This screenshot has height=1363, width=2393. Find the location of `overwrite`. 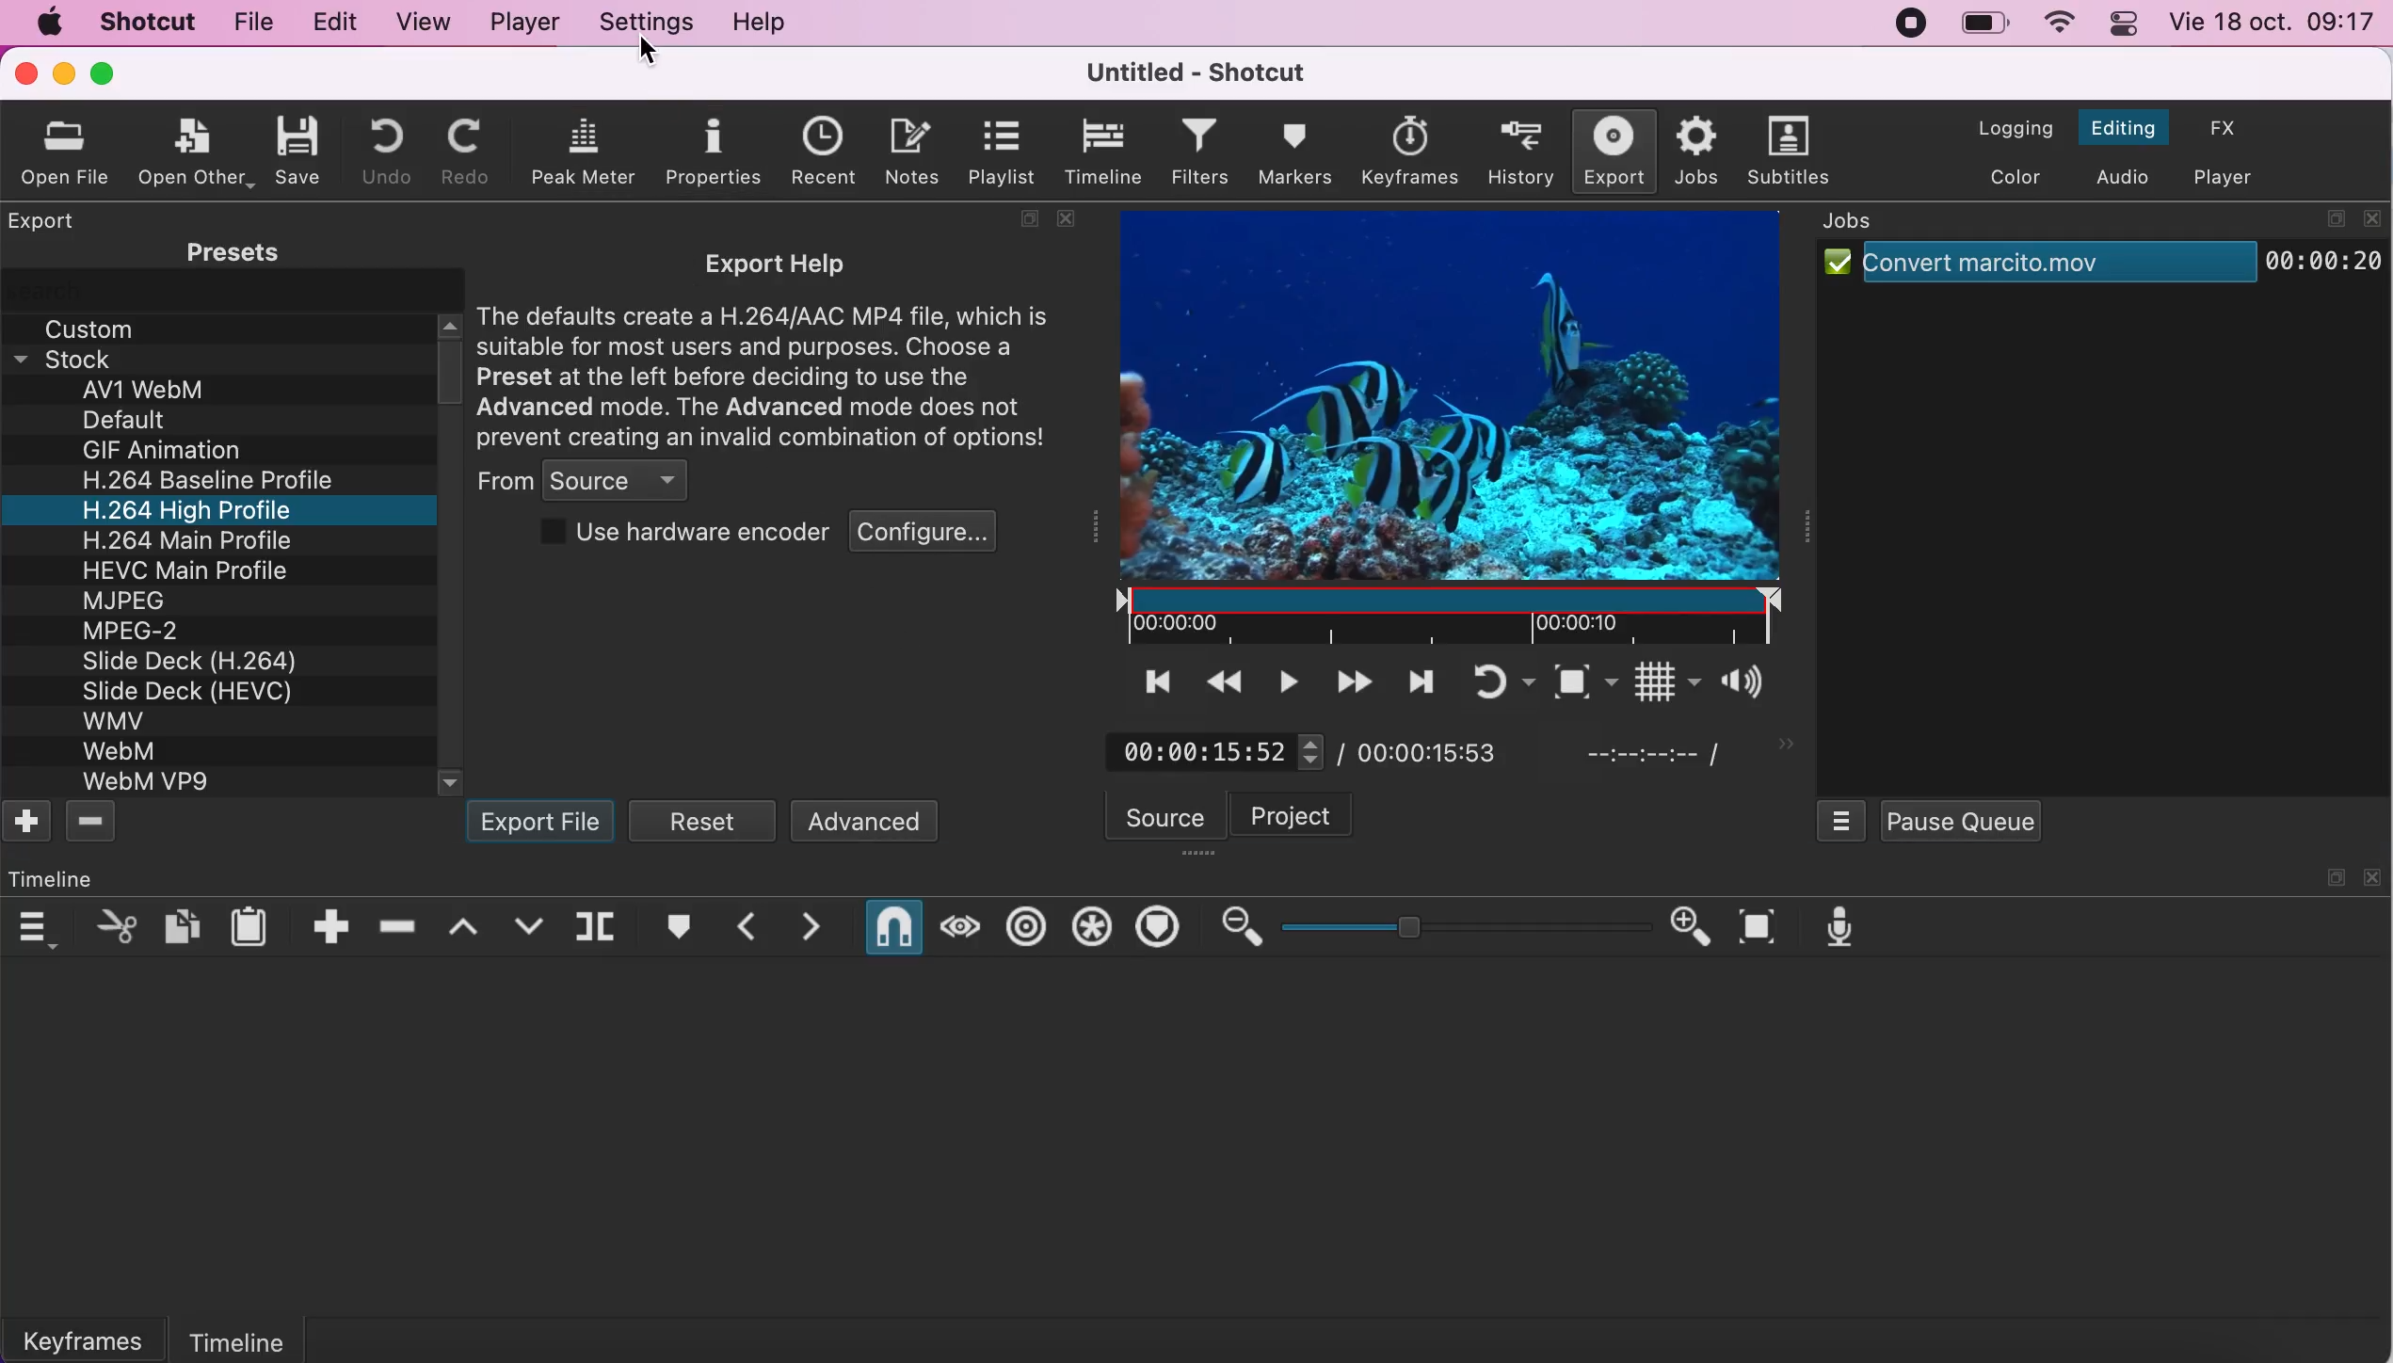

overwrite is located at coordinates (529, 926).